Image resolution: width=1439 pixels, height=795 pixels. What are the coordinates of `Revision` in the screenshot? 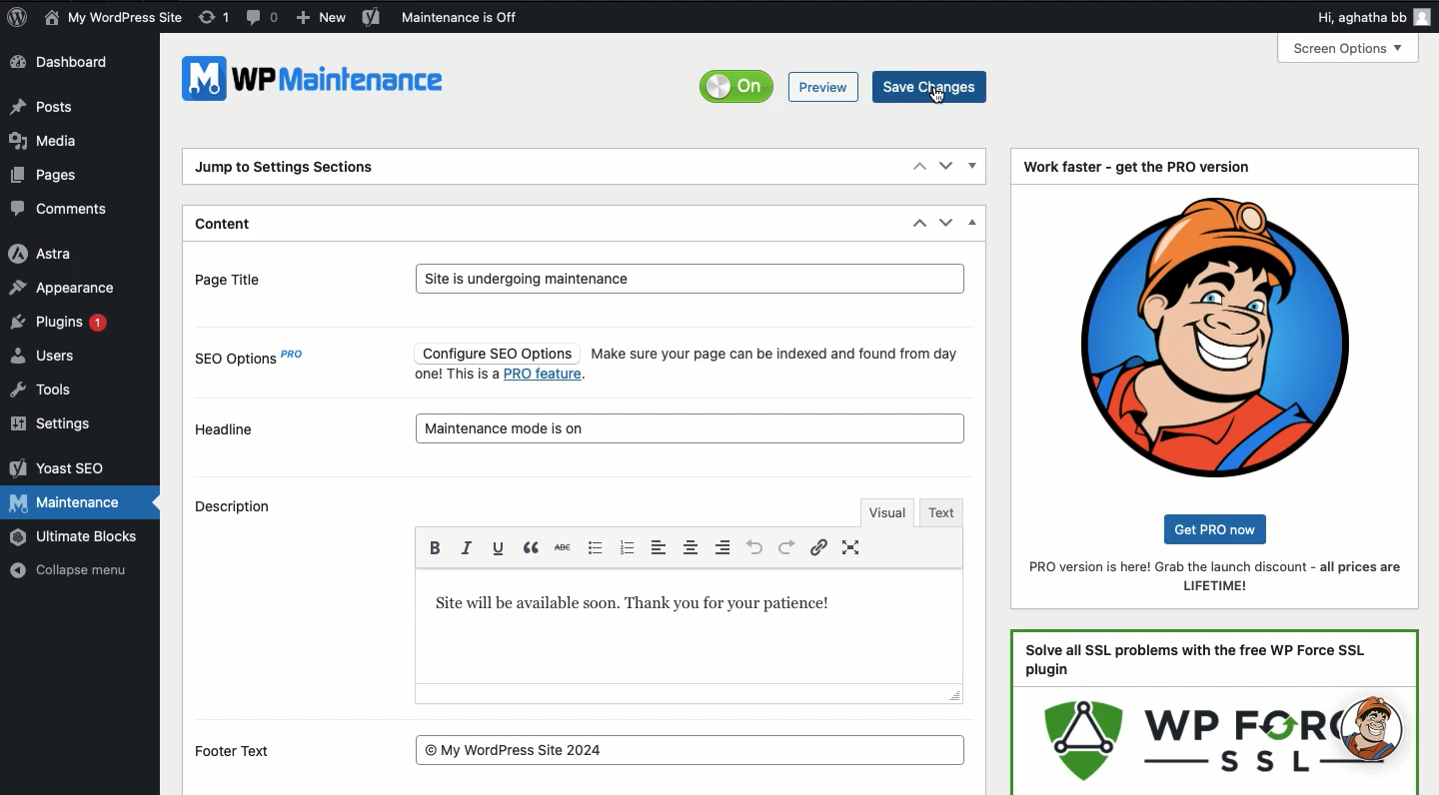 It's located at (214, 18).